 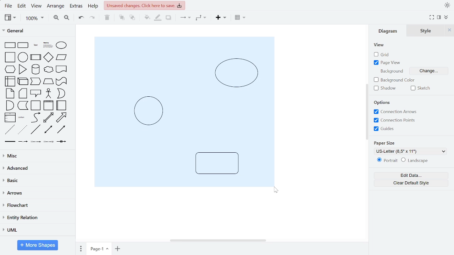 What do you see at coordinates (395, 120) in the screenshot?
I see `guides` at bounding box center [395, 120].